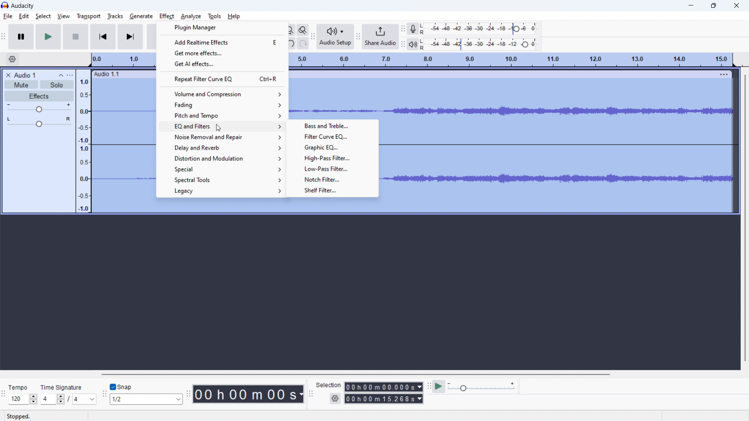  Describe the element at coordinates (332, 126) in the screenshot. I see `bass and treble` at that location.